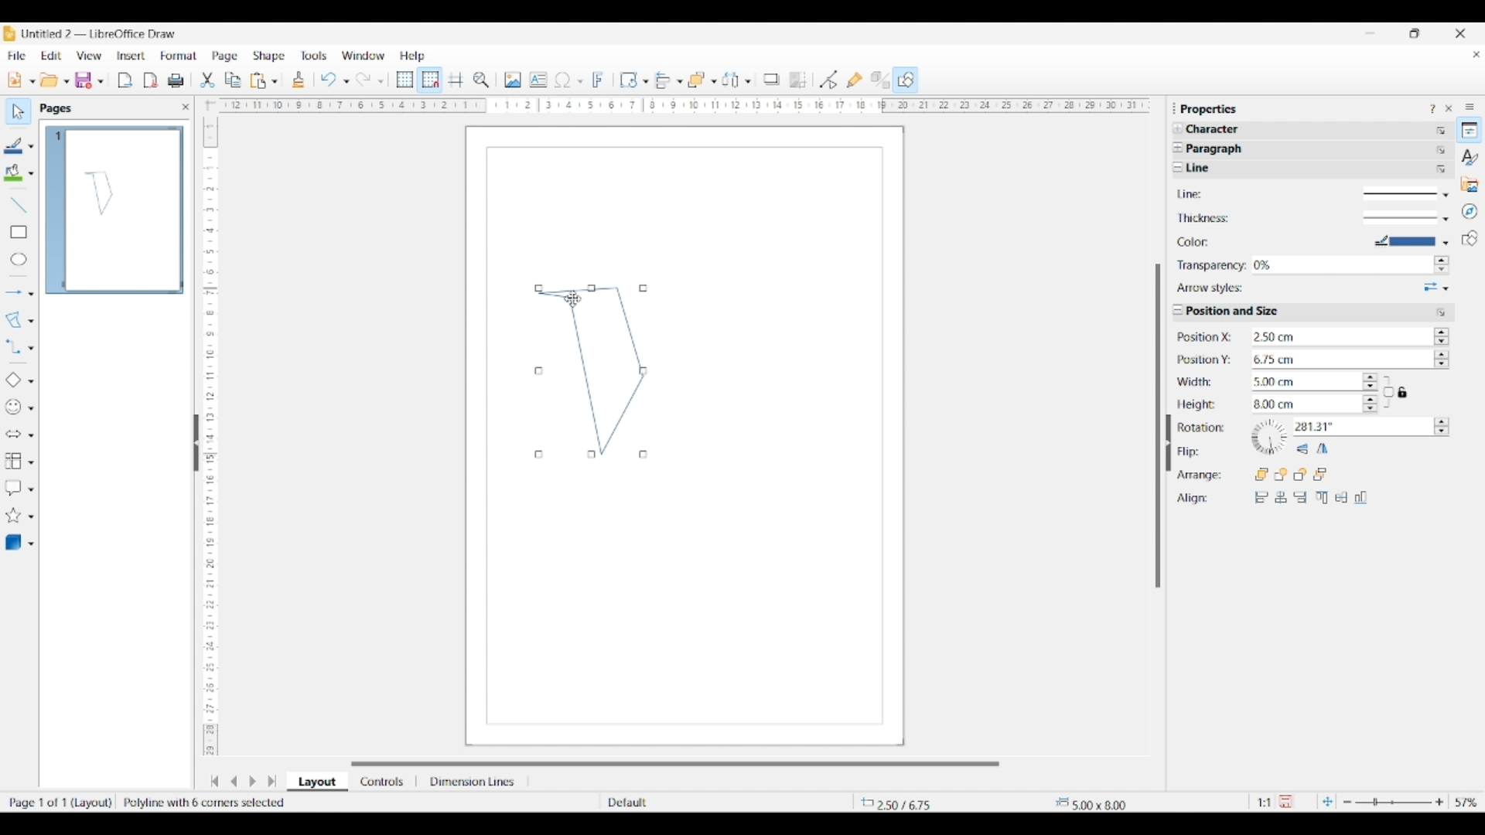  I want to click on Cursor, so click(573, 298).